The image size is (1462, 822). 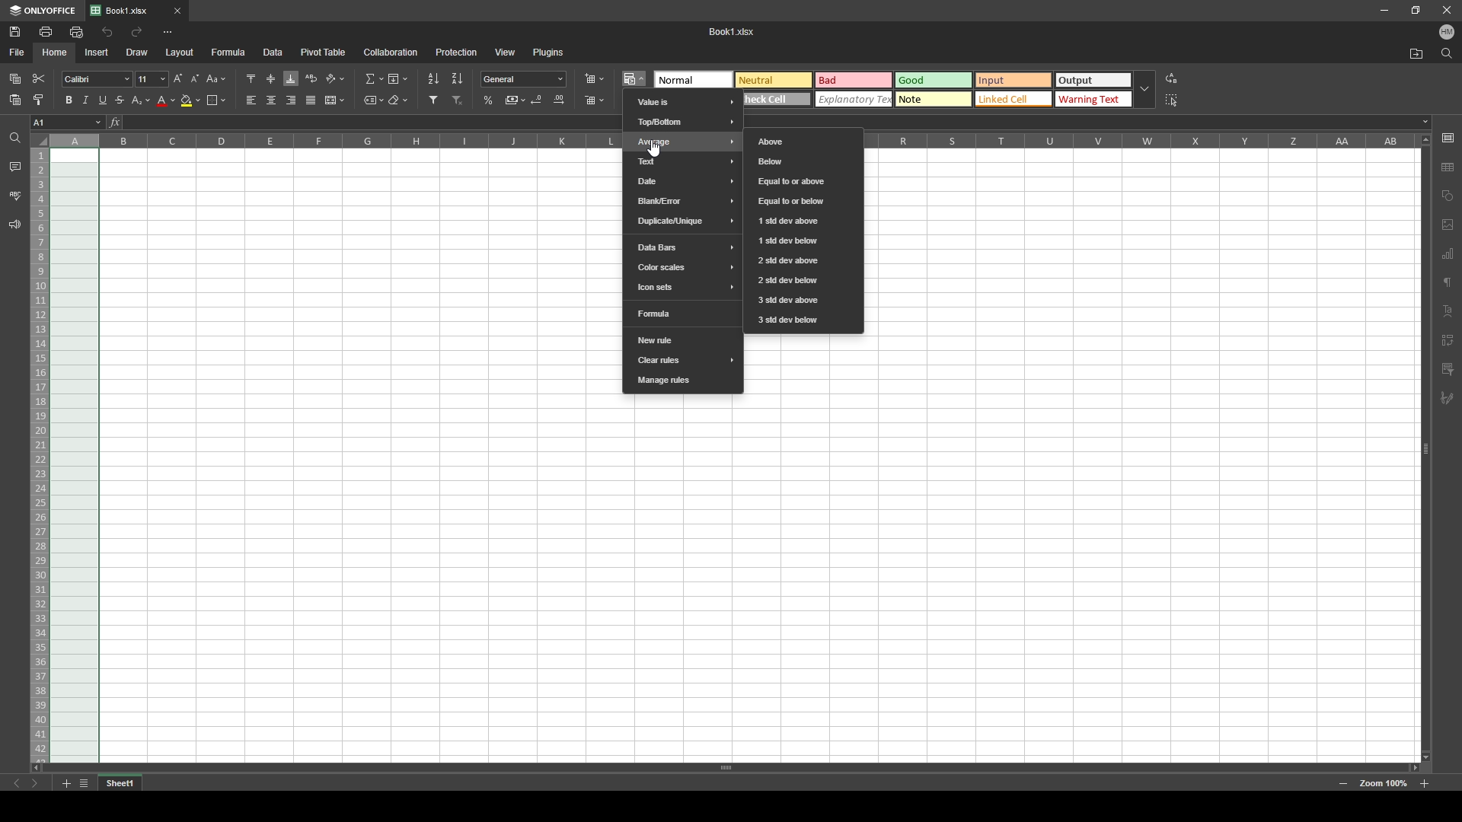 I want to click on align bottom, so click(x=292, y=78).